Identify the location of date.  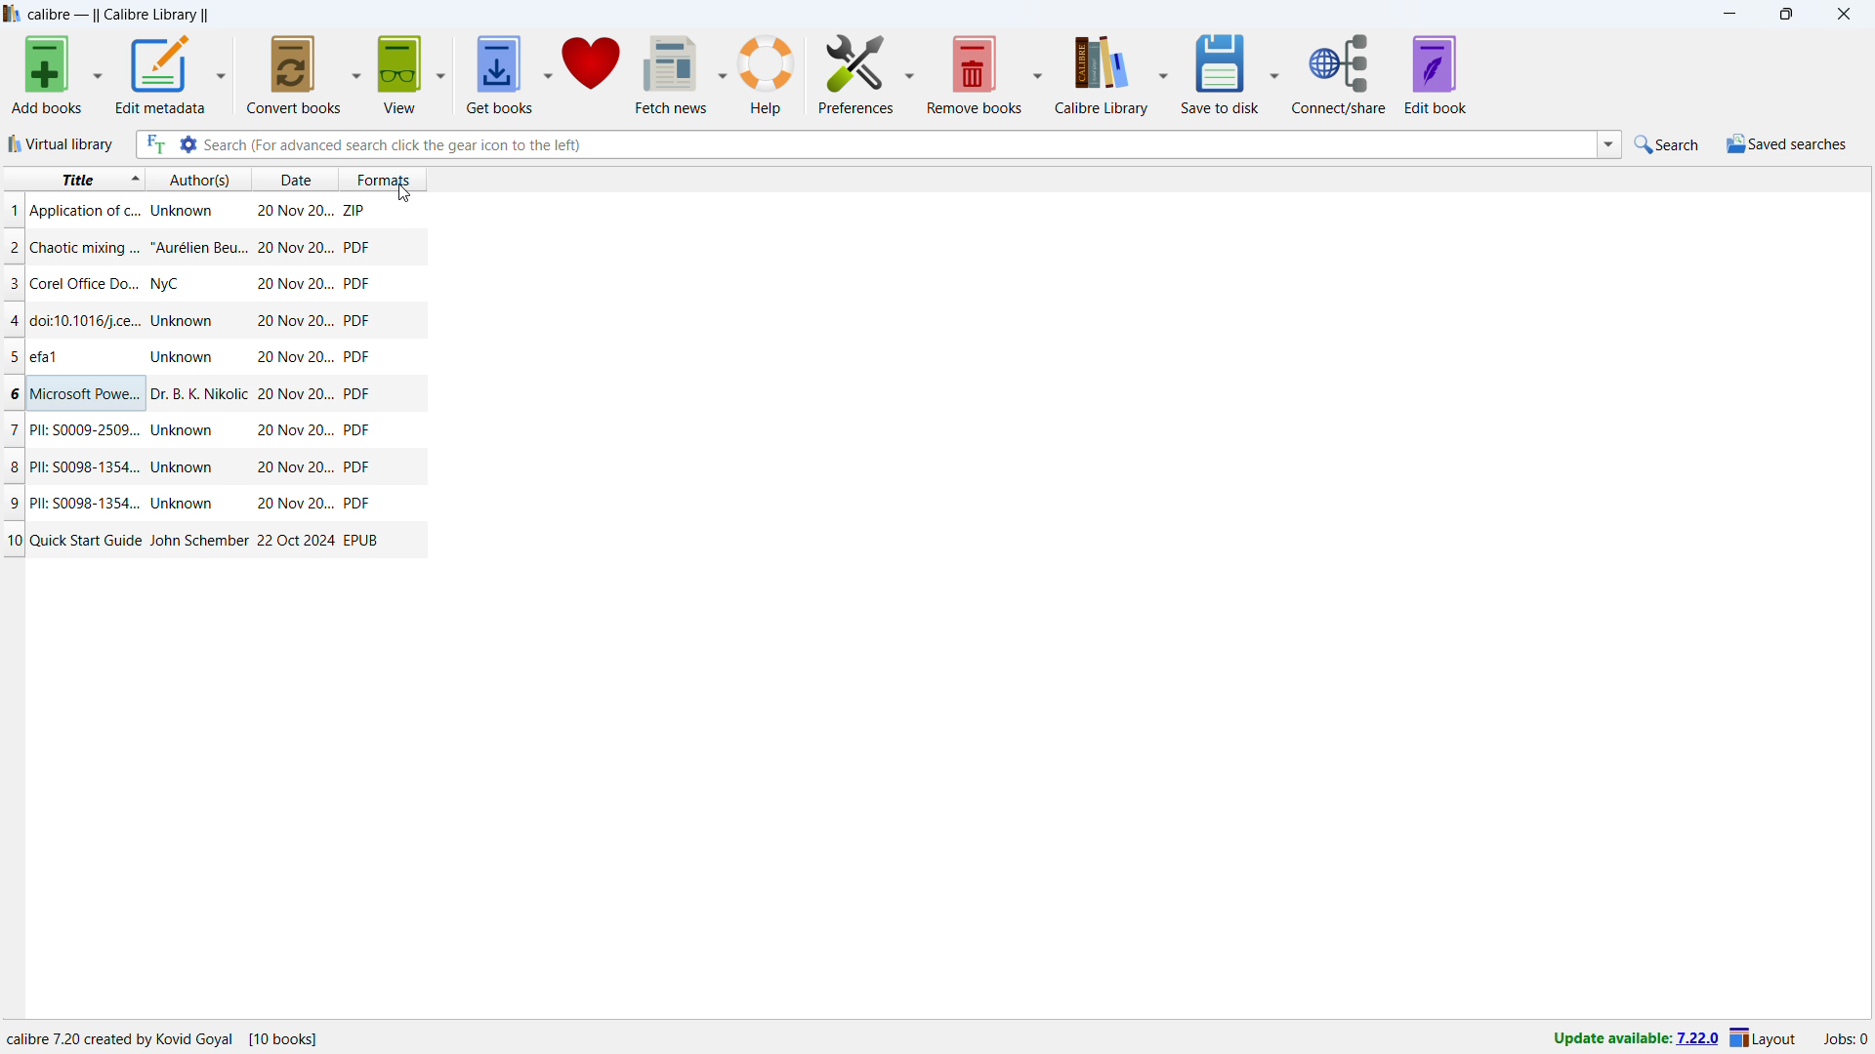
(293, 357).